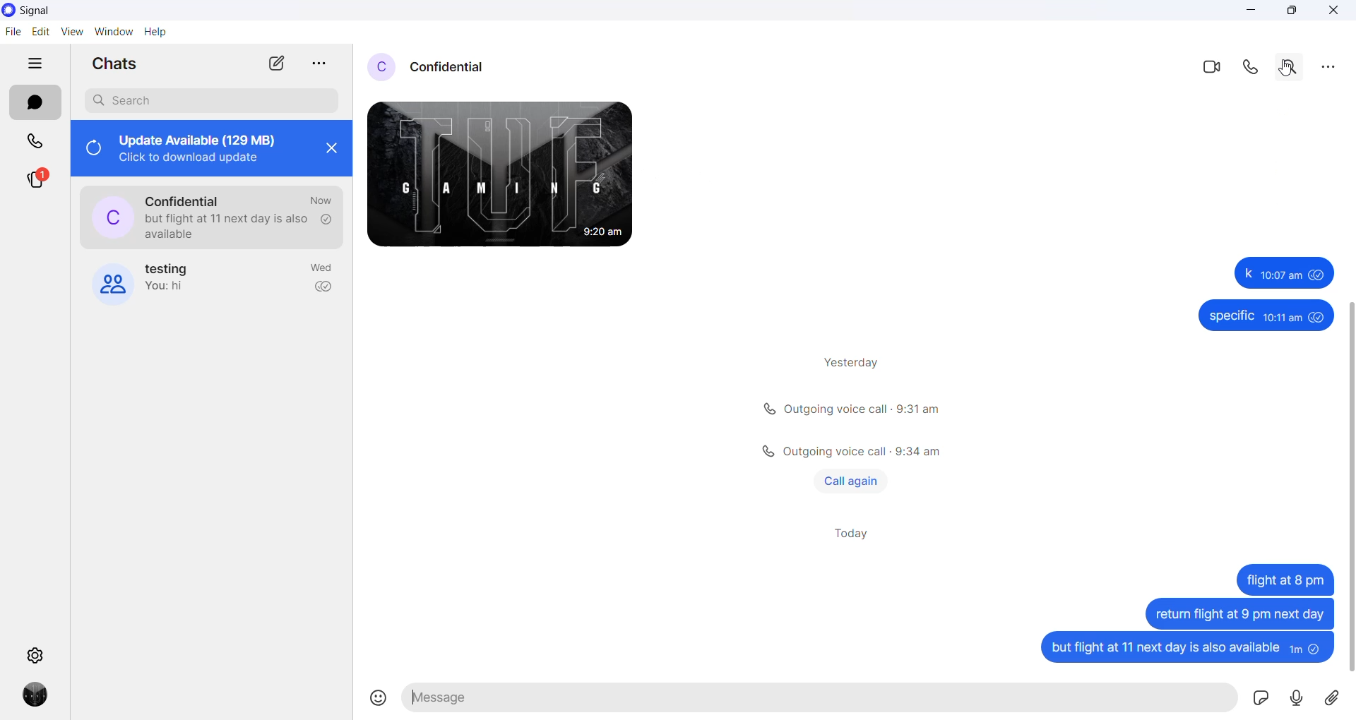  I want to click on profile, so click(37, 696).